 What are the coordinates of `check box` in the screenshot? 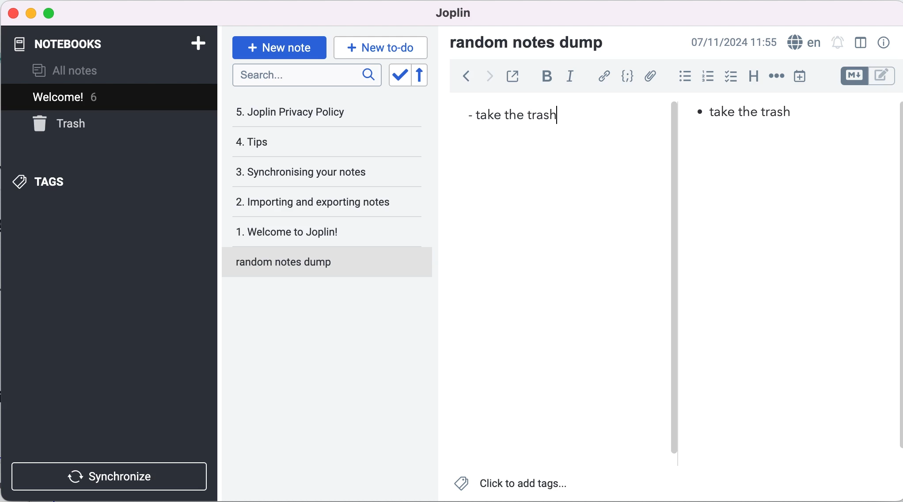 It's located at (728, 76).